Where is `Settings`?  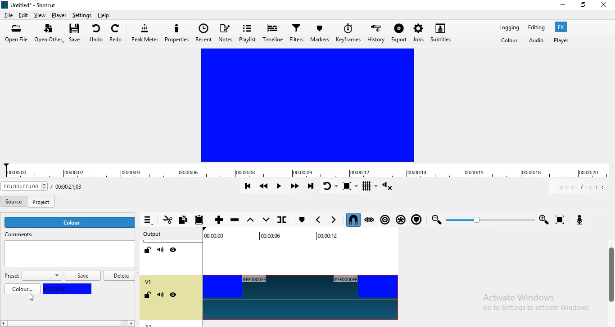 Settings is located at coordinates (83, 16).